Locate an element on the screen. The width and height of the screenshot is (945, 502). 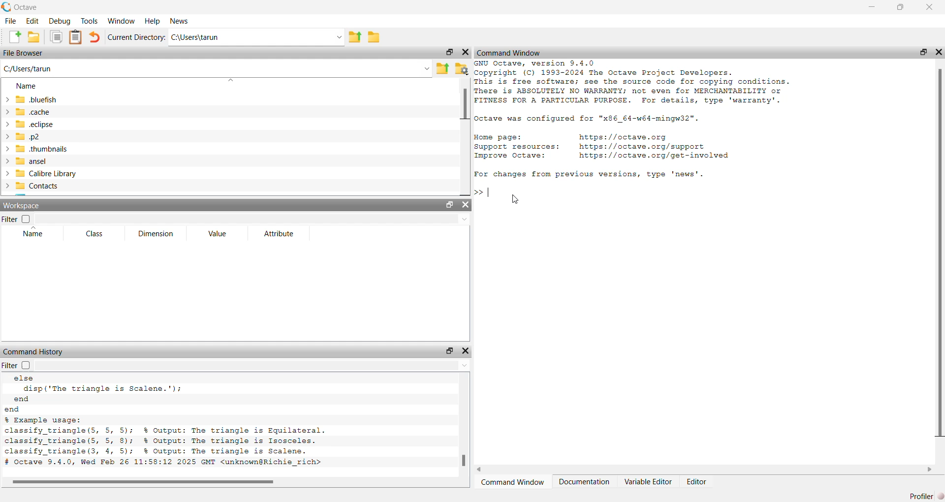
.thumbnails is located at coordinates (44, 150).